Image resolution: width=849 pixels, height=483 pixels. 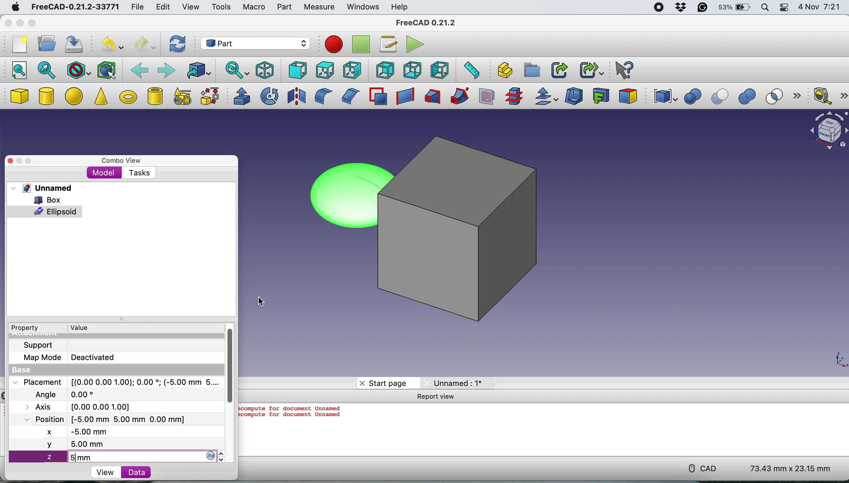 What do you see at coordinates (764, 8) in the screenshot?
I see `spotlight search` at bounding box center [764, 8].